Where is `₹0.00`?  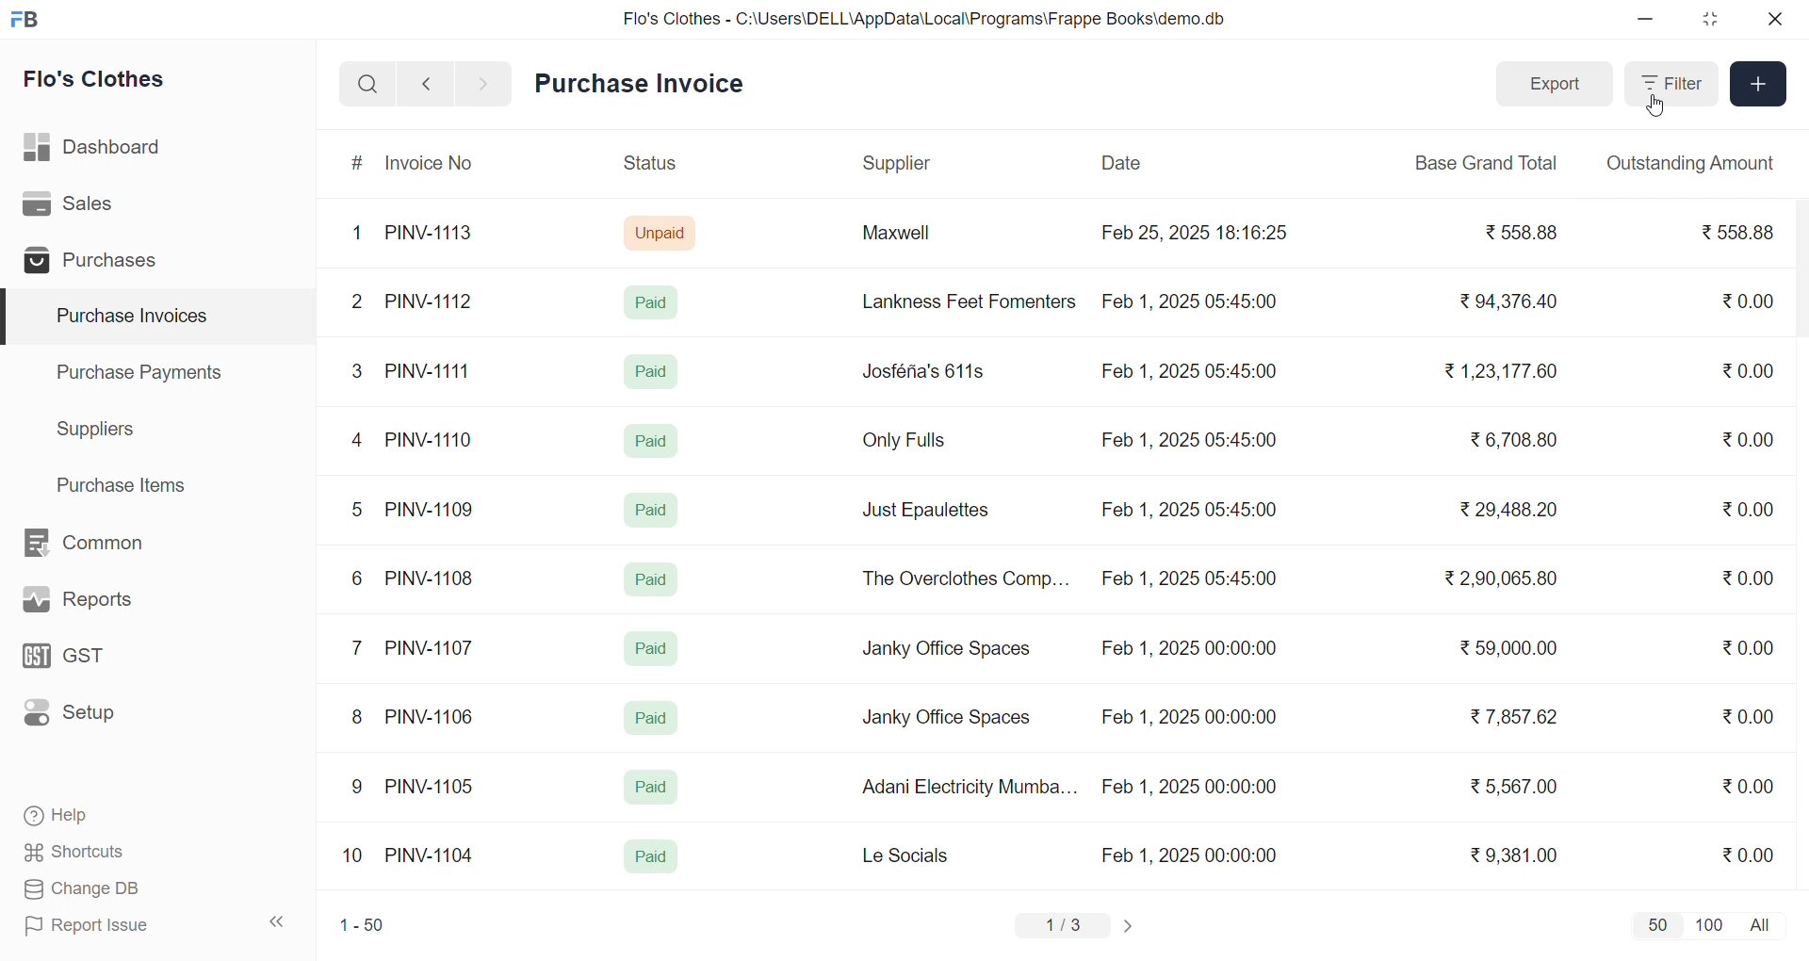 ₹0.00 is located at coordinates (1747, 580).